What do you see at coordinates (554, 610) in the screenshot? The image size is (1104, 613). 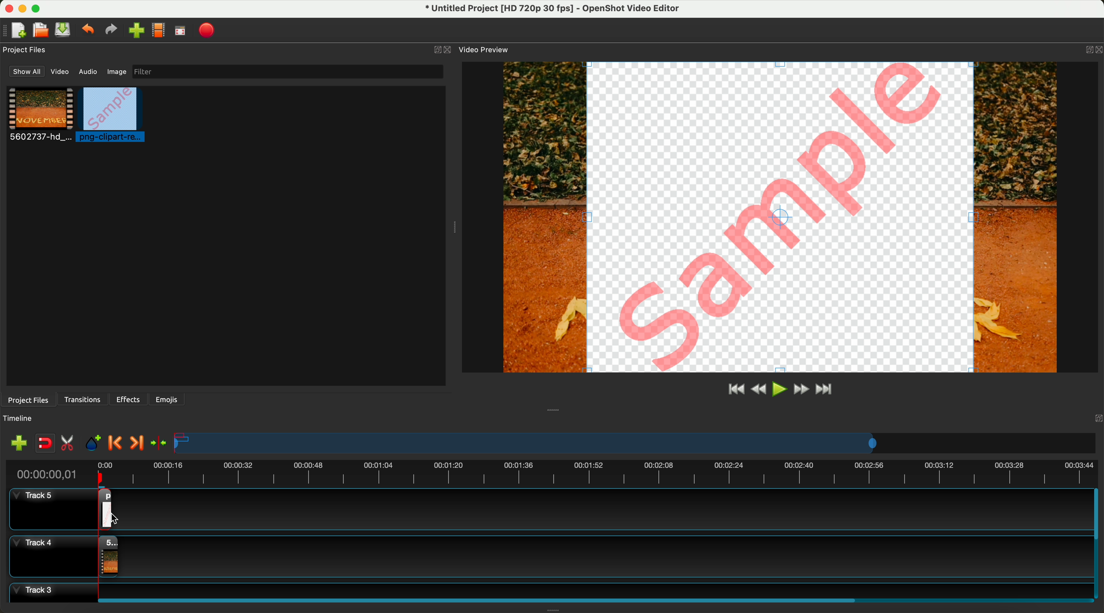 I see `Window Expanding` at bounding box center [554, 610].